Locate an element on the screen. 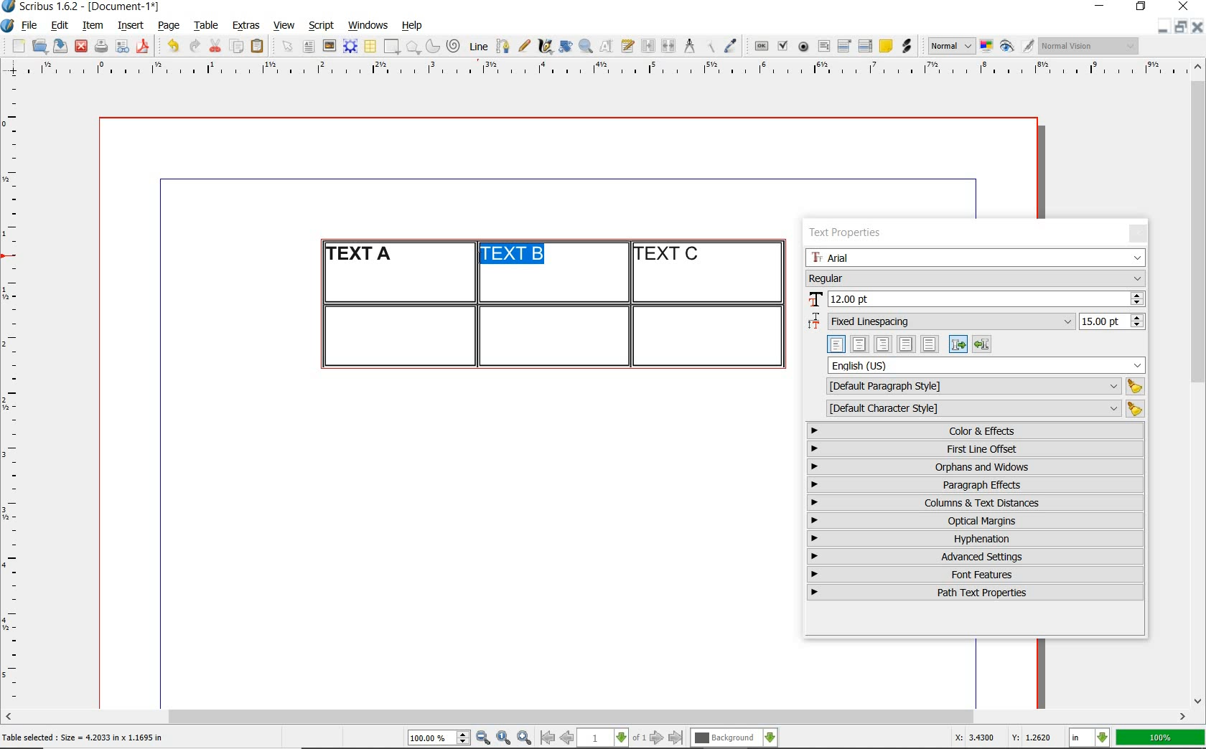 This screenshot has height=749, width=1206. font features is located at coordinates (976, 574).